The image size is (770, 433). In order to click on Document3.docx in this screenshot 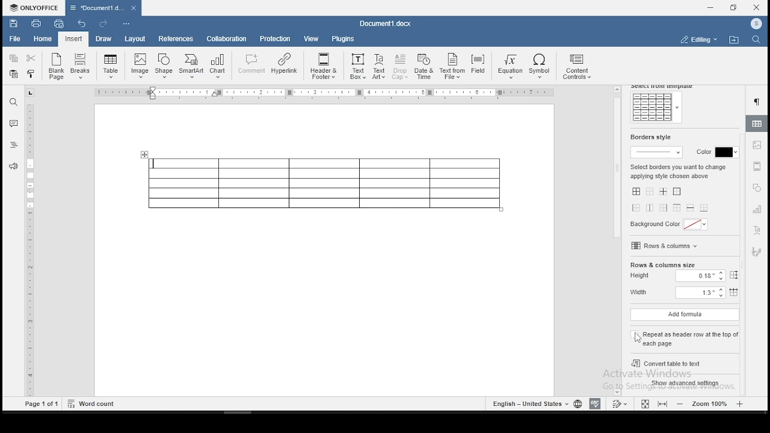, I will do `click(387, 23)`.